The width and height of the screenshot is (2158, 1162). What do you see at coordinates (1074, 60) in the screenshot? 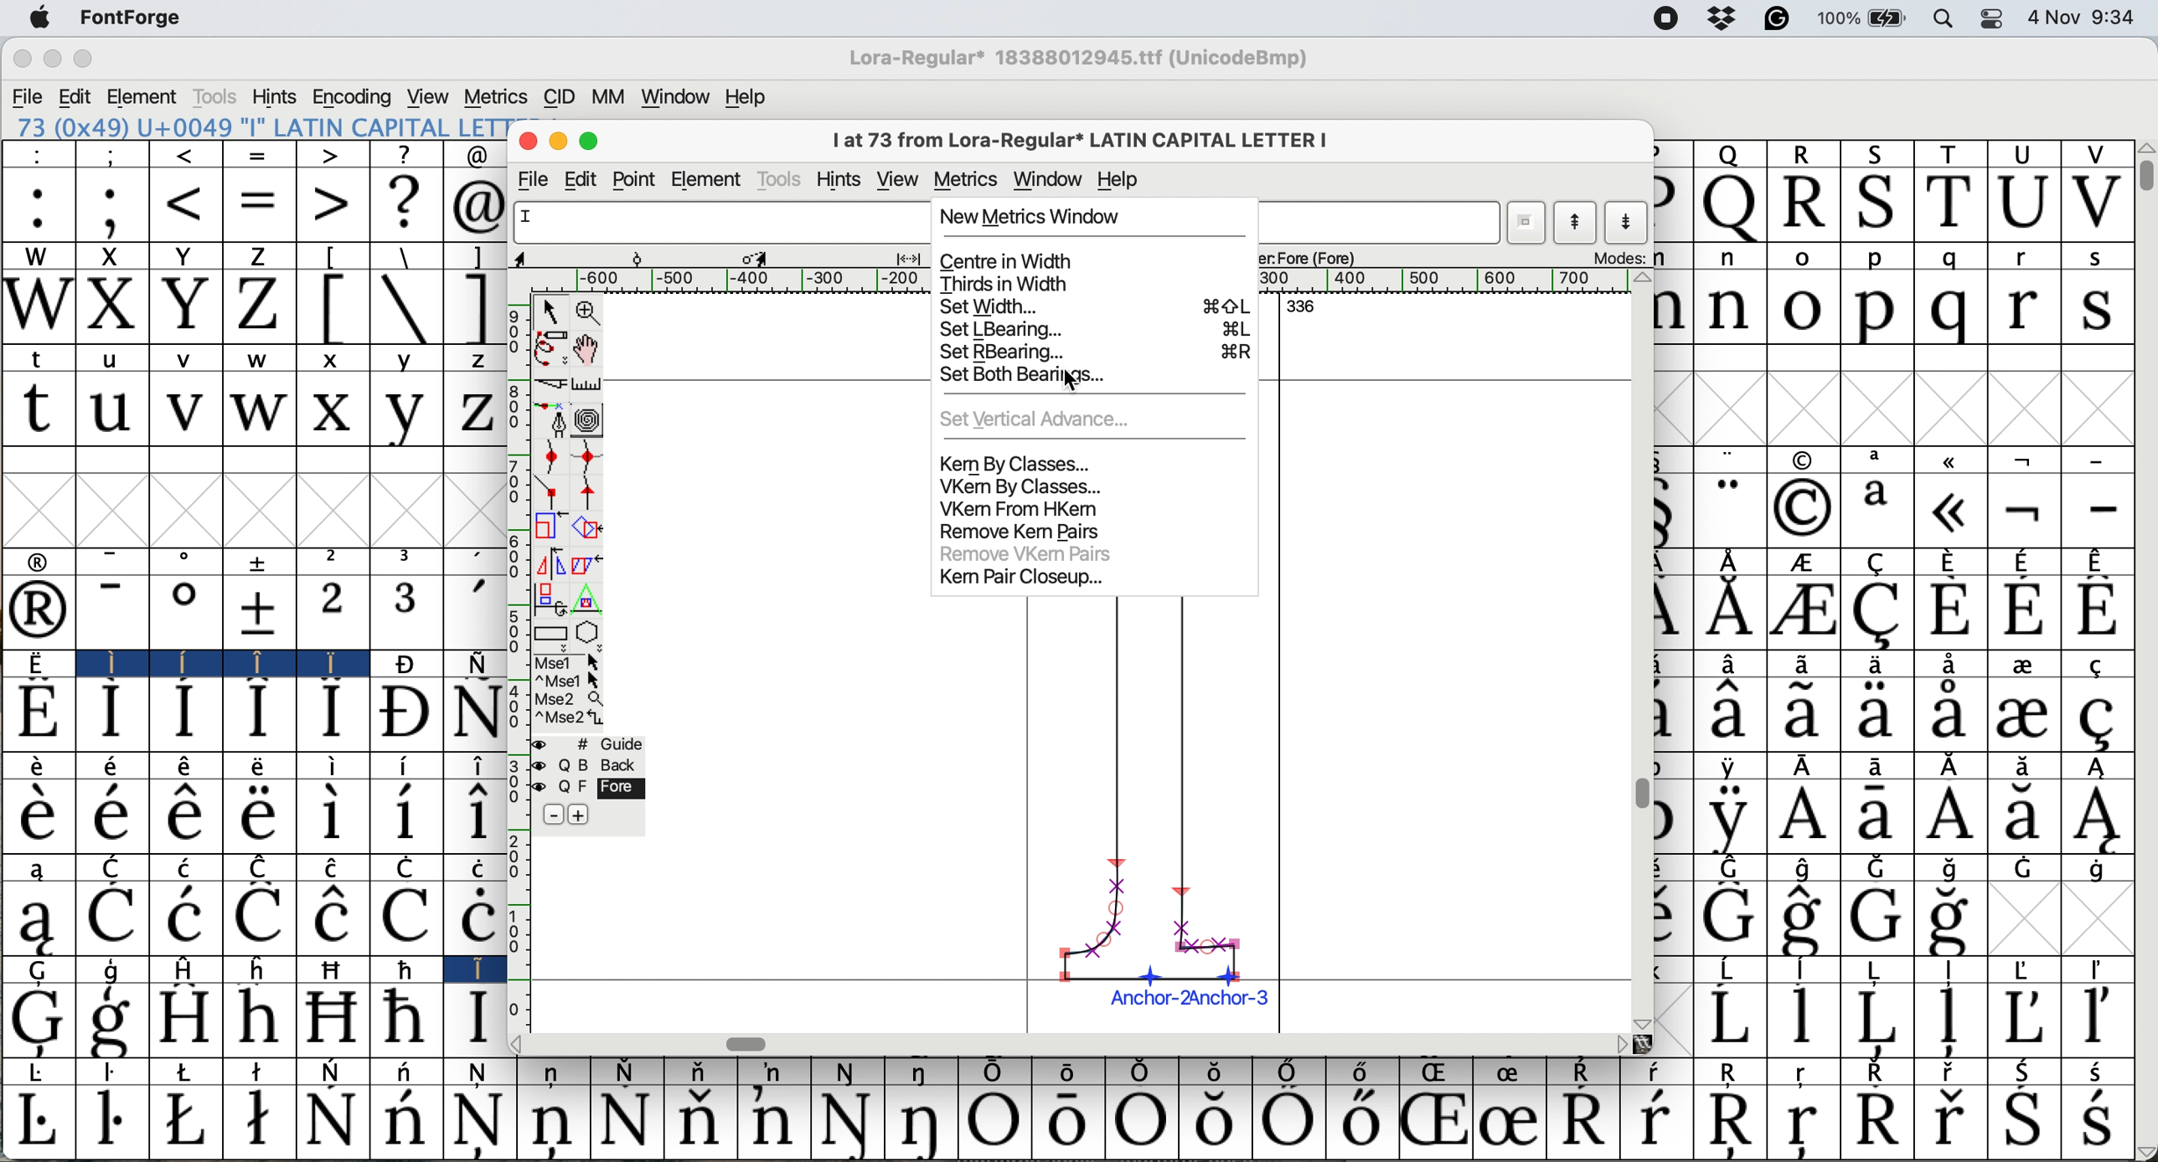
I see `Lora regular*18388012945.ttf (UnicodeBmp)` at bounding box center [1074, 60].